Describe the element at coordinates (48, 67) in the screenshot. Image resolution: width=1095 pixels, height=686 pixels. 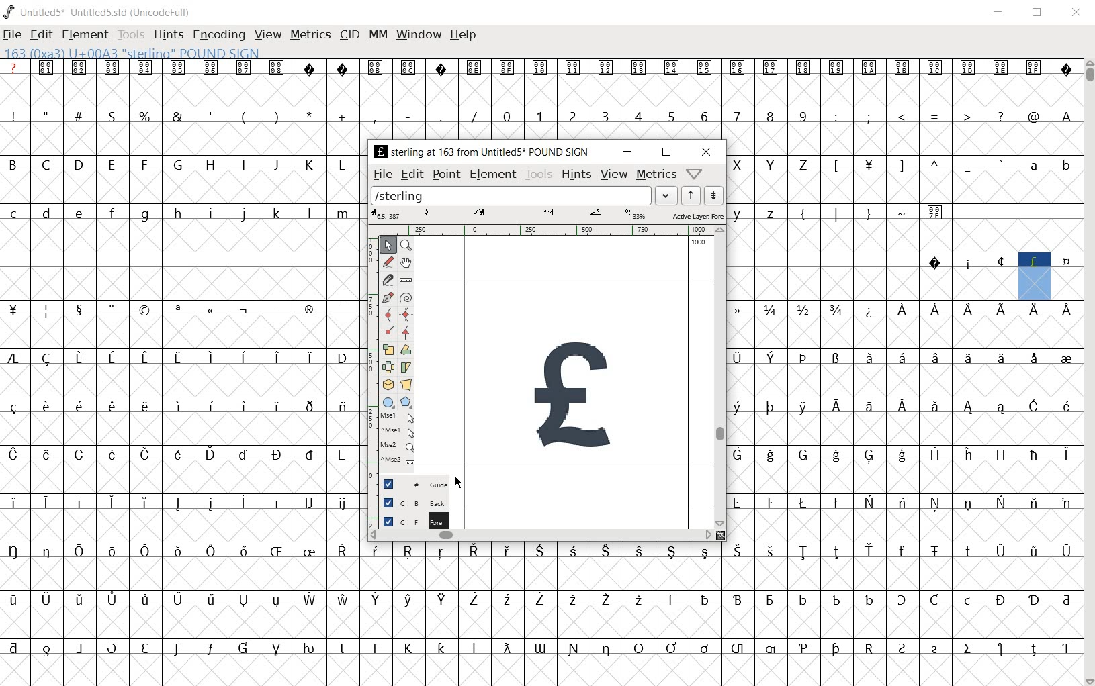
I see `Symbol` at that location.